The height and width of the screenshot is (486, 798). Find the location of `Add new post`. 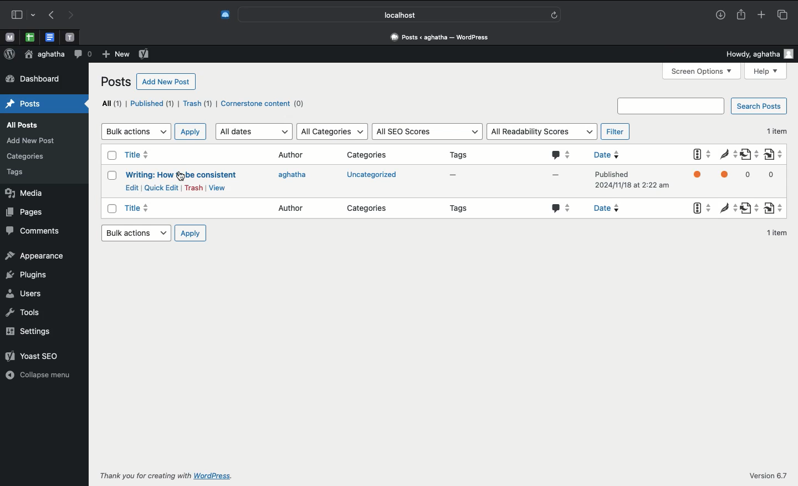

Add new post is located at coordinates (166, 82).